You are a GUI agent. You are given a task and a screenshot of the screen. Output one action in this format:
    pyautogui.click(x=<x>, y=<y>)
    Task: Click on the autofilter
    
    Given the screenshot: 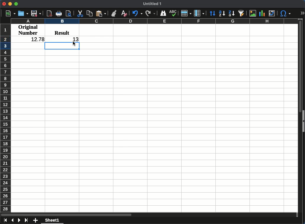 What is the action you would take?
    pyautogui.click(x=242, y=13)
    